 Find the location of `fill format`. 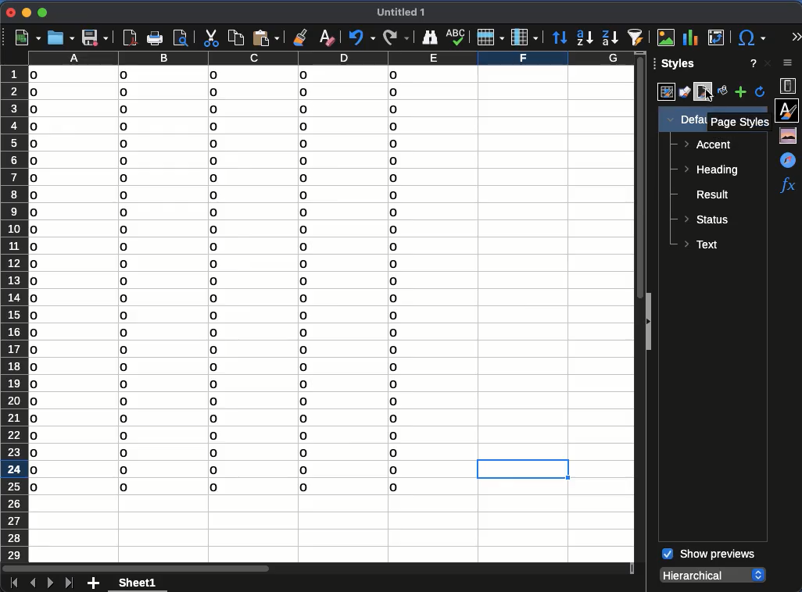

fill format is located at coordinates (721, 92).